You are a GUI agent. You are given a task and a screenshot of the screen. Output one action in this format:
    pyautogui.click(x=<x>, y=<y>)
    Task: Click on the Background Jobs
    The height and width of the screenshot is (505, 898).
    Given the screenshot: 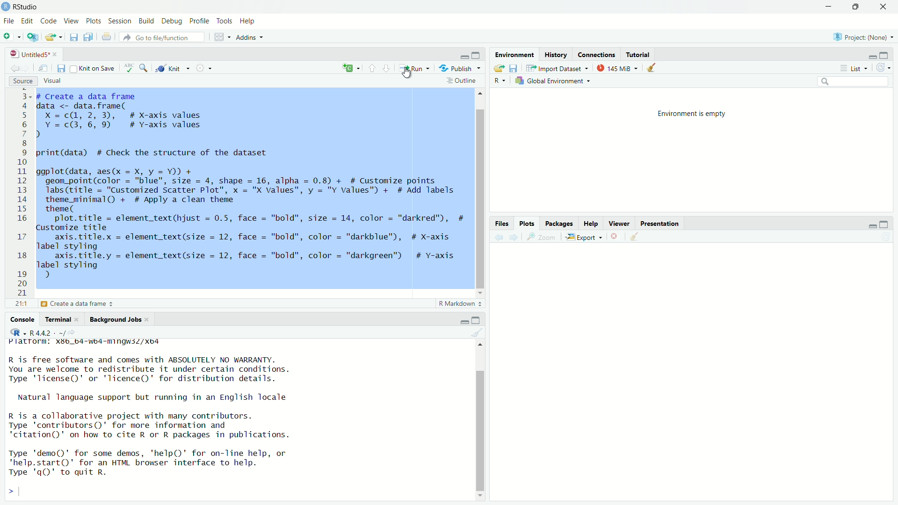 What is the action you would take?
    pyautogui.click(x=118, y=320)
    